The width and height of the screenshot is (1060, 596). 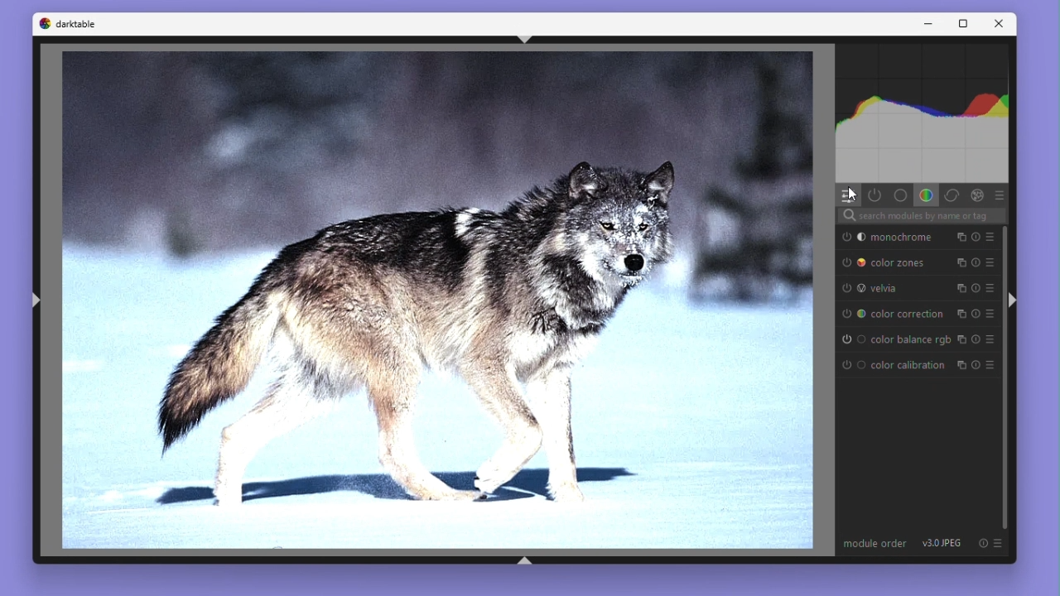 I want to click on reset, so click(x=975, y=238).